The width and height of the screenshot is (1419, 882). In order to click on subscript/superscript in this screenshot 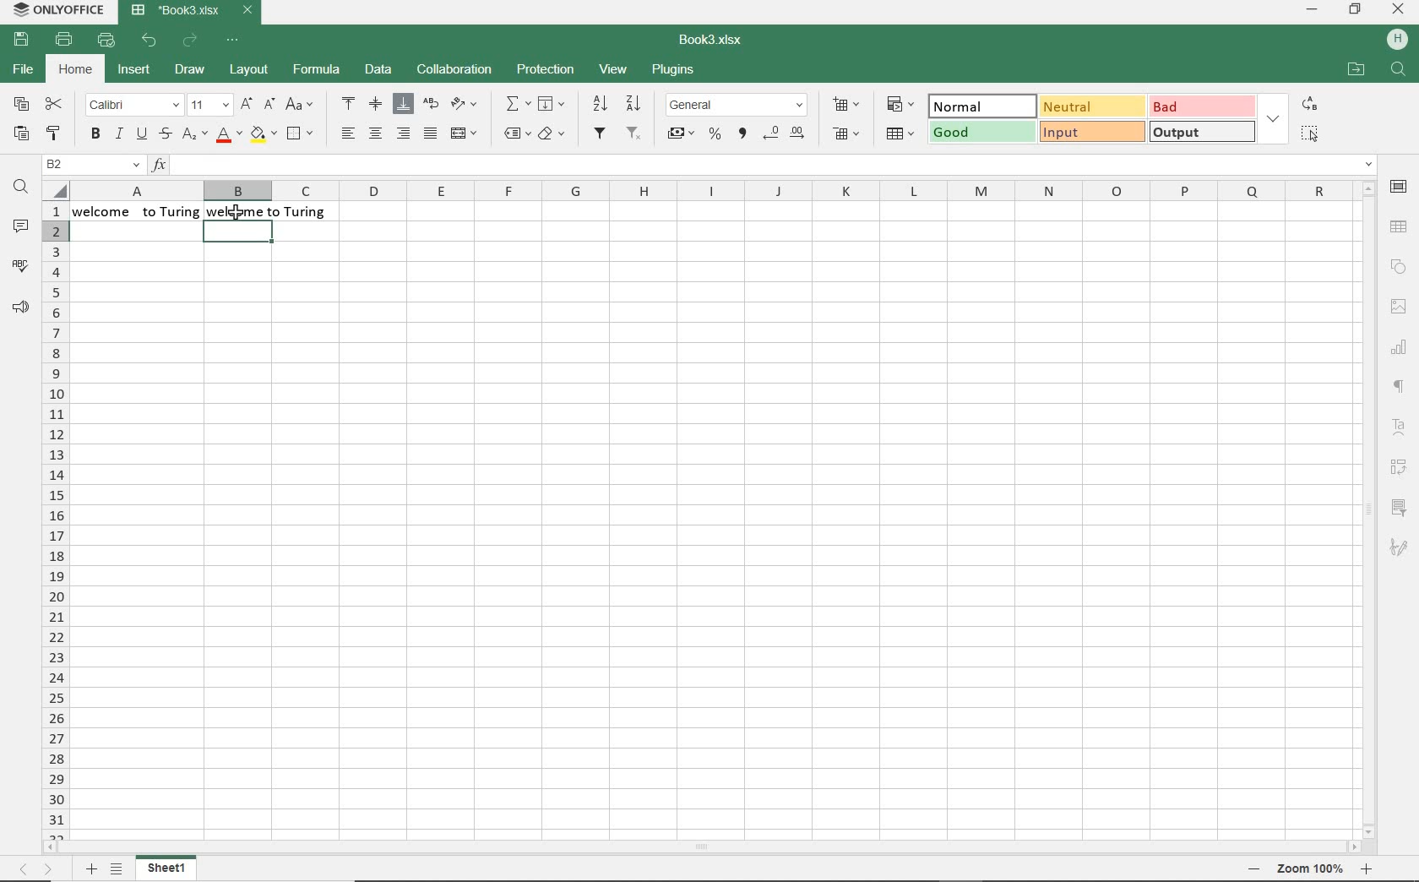, I will do `click(193, 133)`.